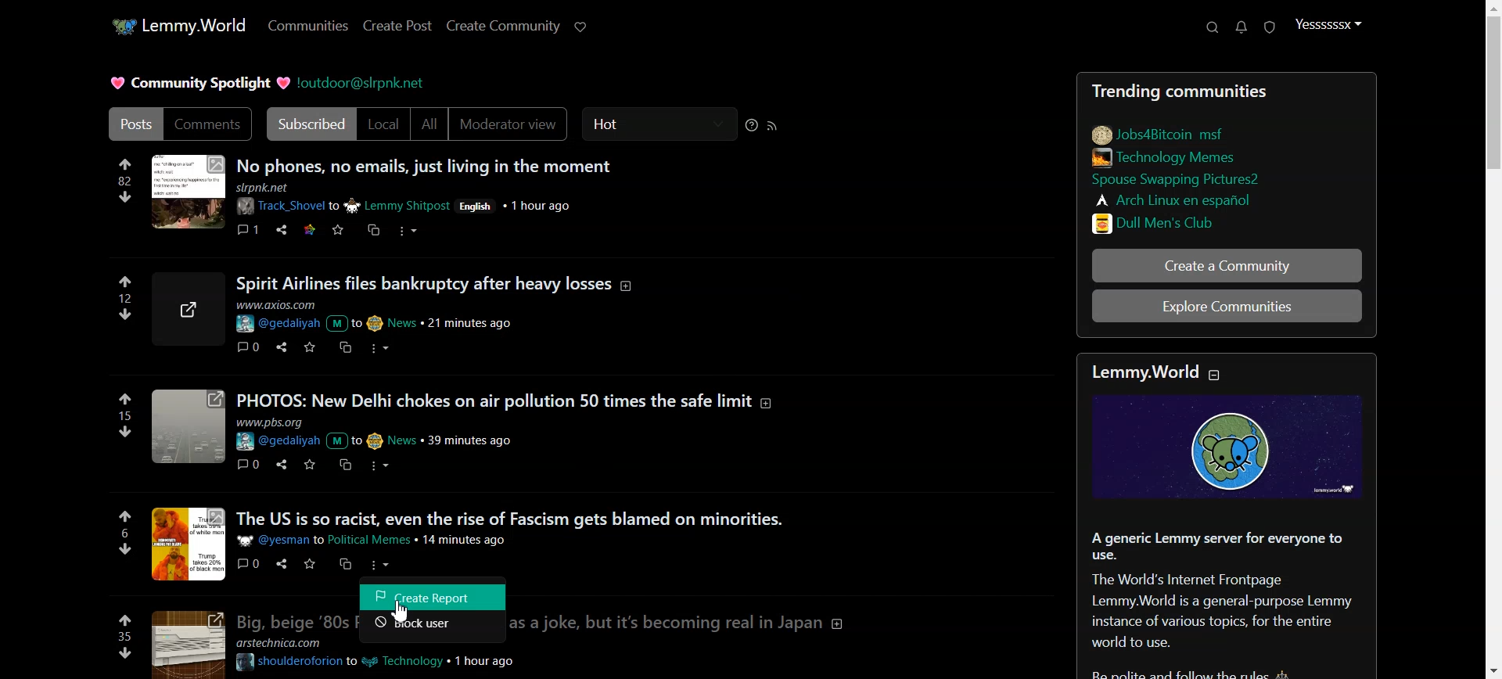 The image size is (1502, 679). What do you see at coordinates (125, 619) in the screenshot?
I see `upvote` at bounding box center [125, 619].